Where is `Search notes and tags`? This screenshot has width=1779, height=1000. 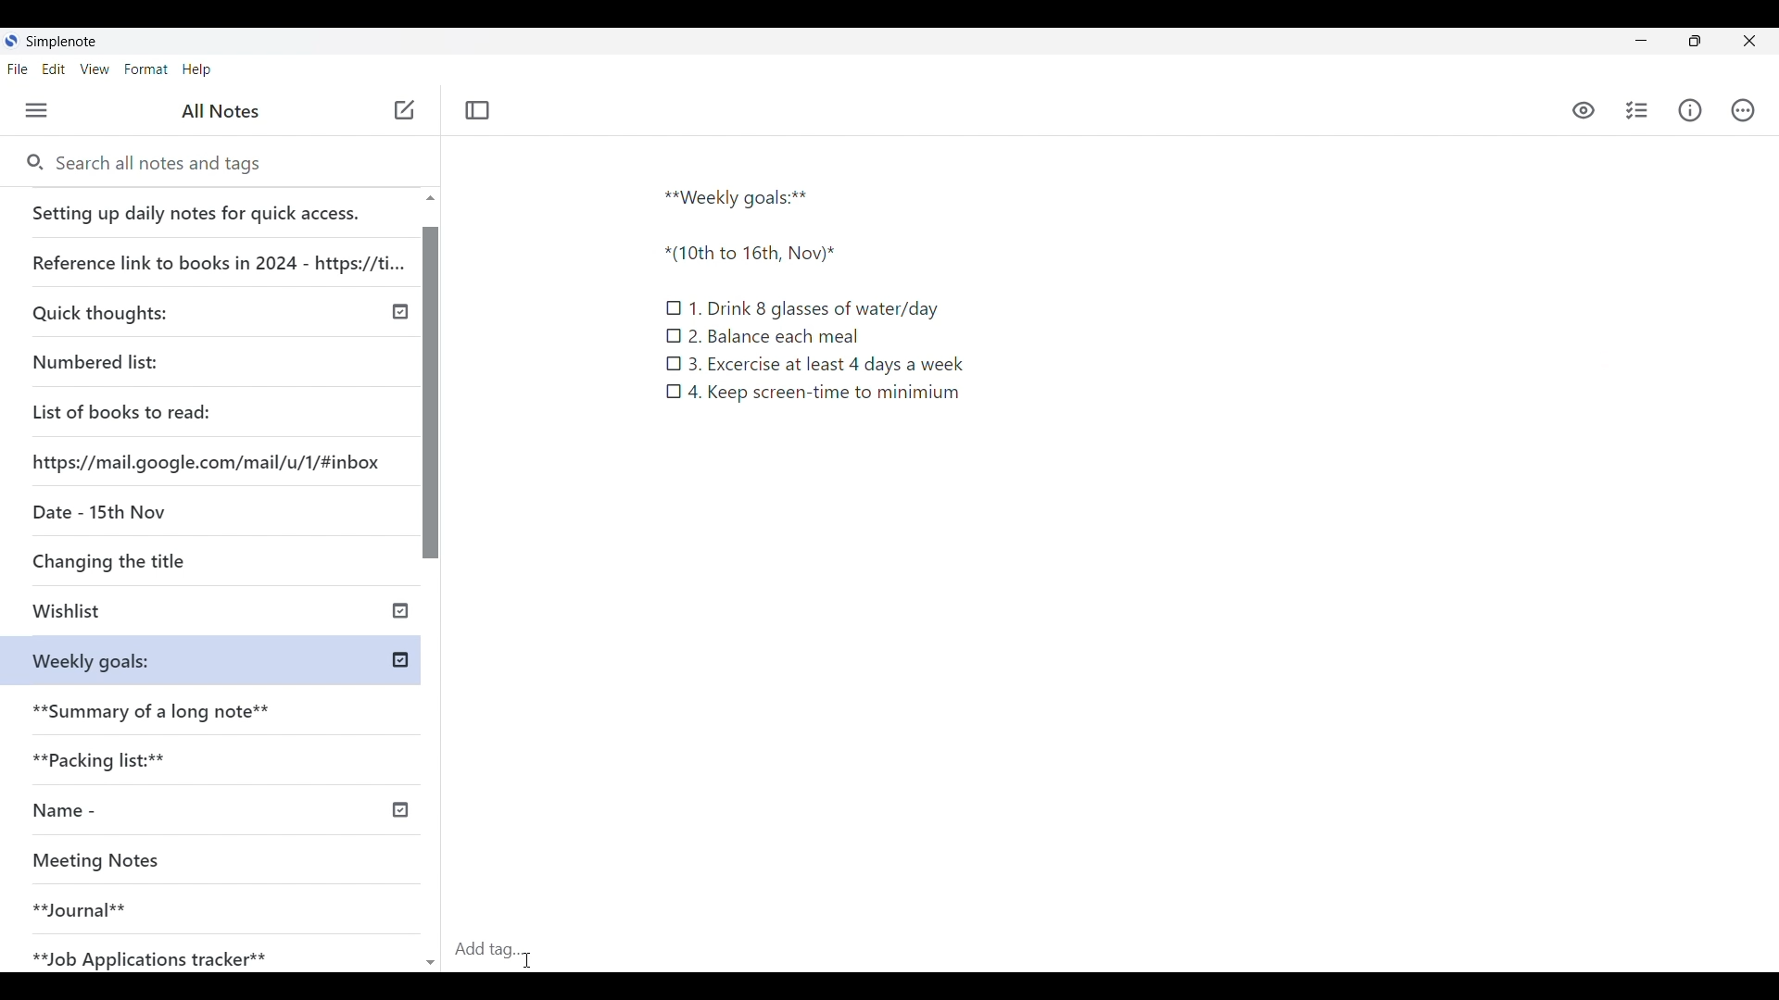
Search notes and tags is located at coordinates (166, 164).